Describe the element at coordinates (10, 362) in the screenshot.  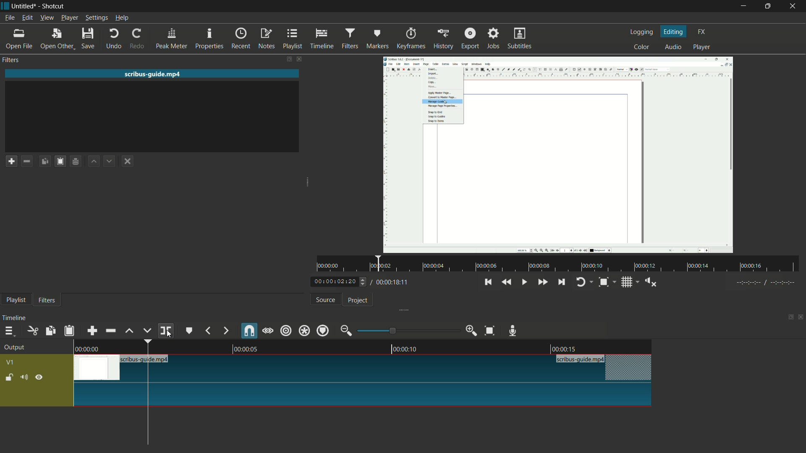
I see `v1` at that location.